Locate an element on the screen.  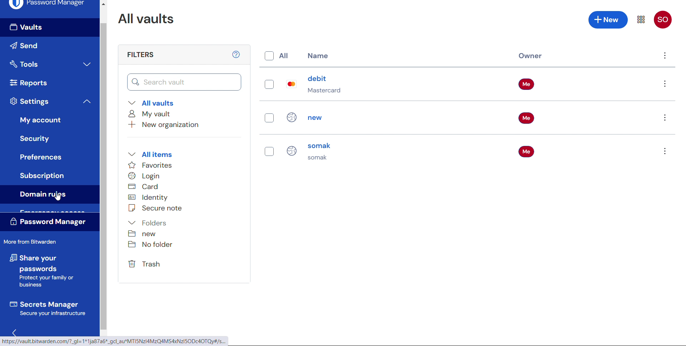
Add new organisation  is located at coordinates (169, 125).